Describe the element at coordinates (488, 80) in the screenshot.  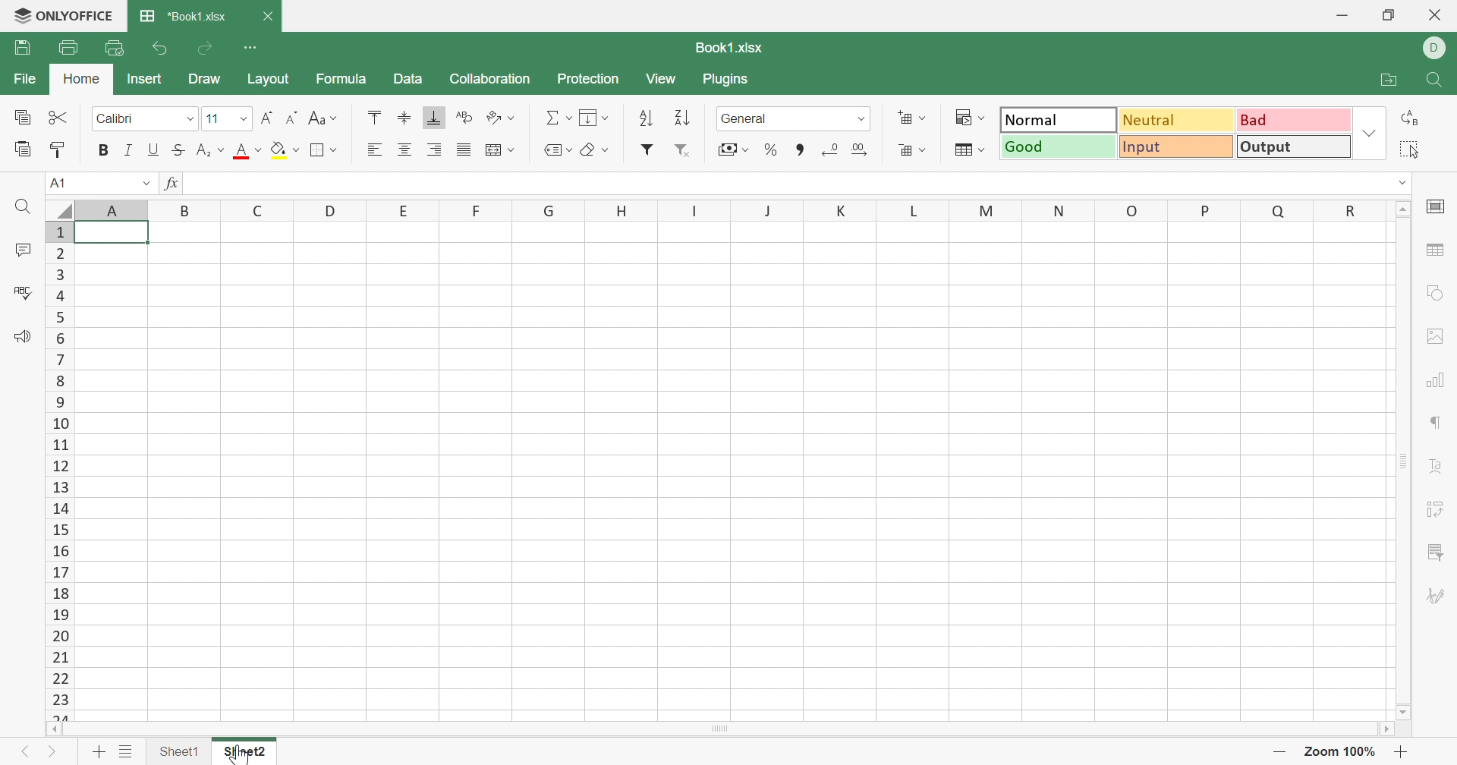
I see `Collaboration` at that location.